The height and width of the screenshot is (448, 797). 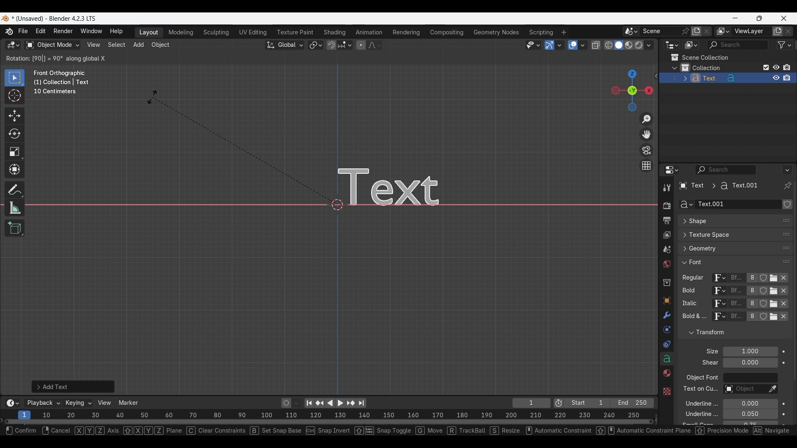 What do you see at coordinates (697, 424) in the screenshot?
I see `text` at bounding box center [697, 424].